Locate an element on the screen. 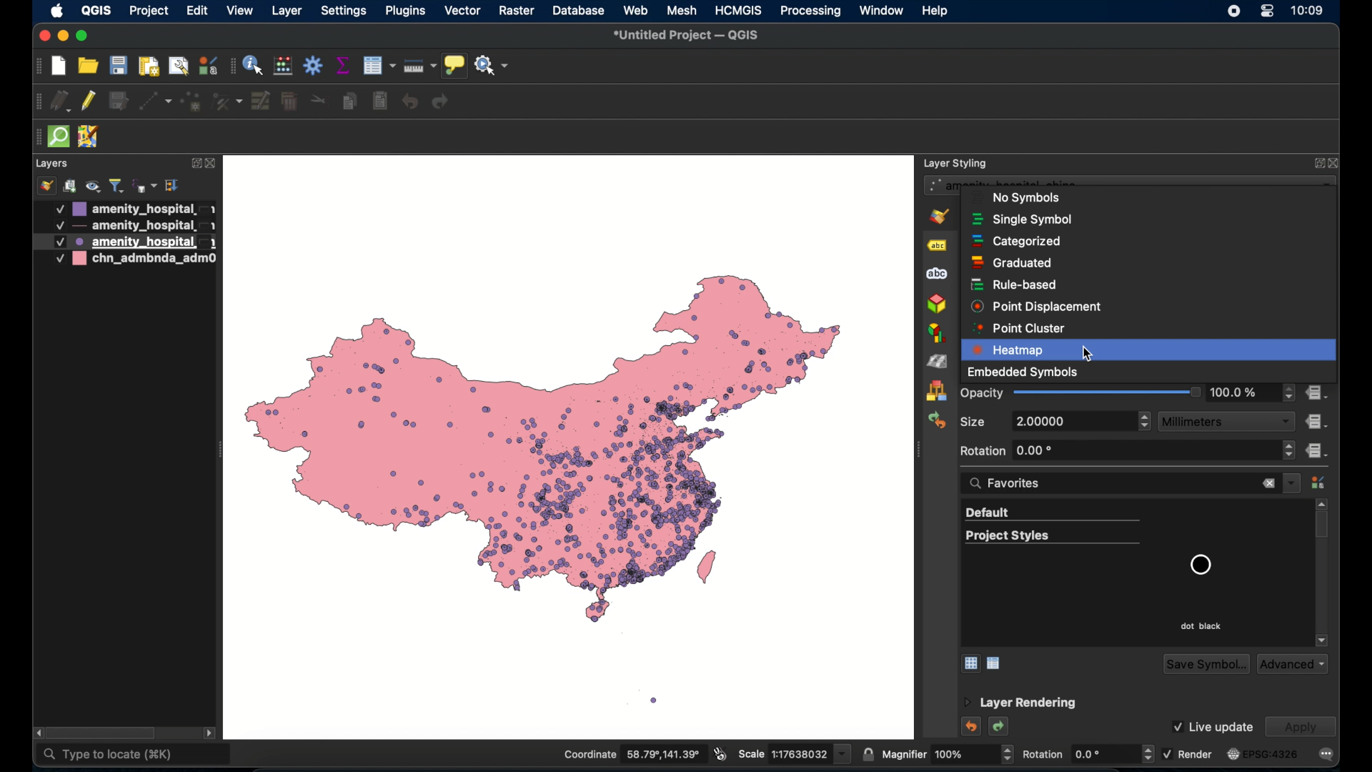 This screenshot has height=772, width=1372. data defined override is located at coordinates (1317, 420).